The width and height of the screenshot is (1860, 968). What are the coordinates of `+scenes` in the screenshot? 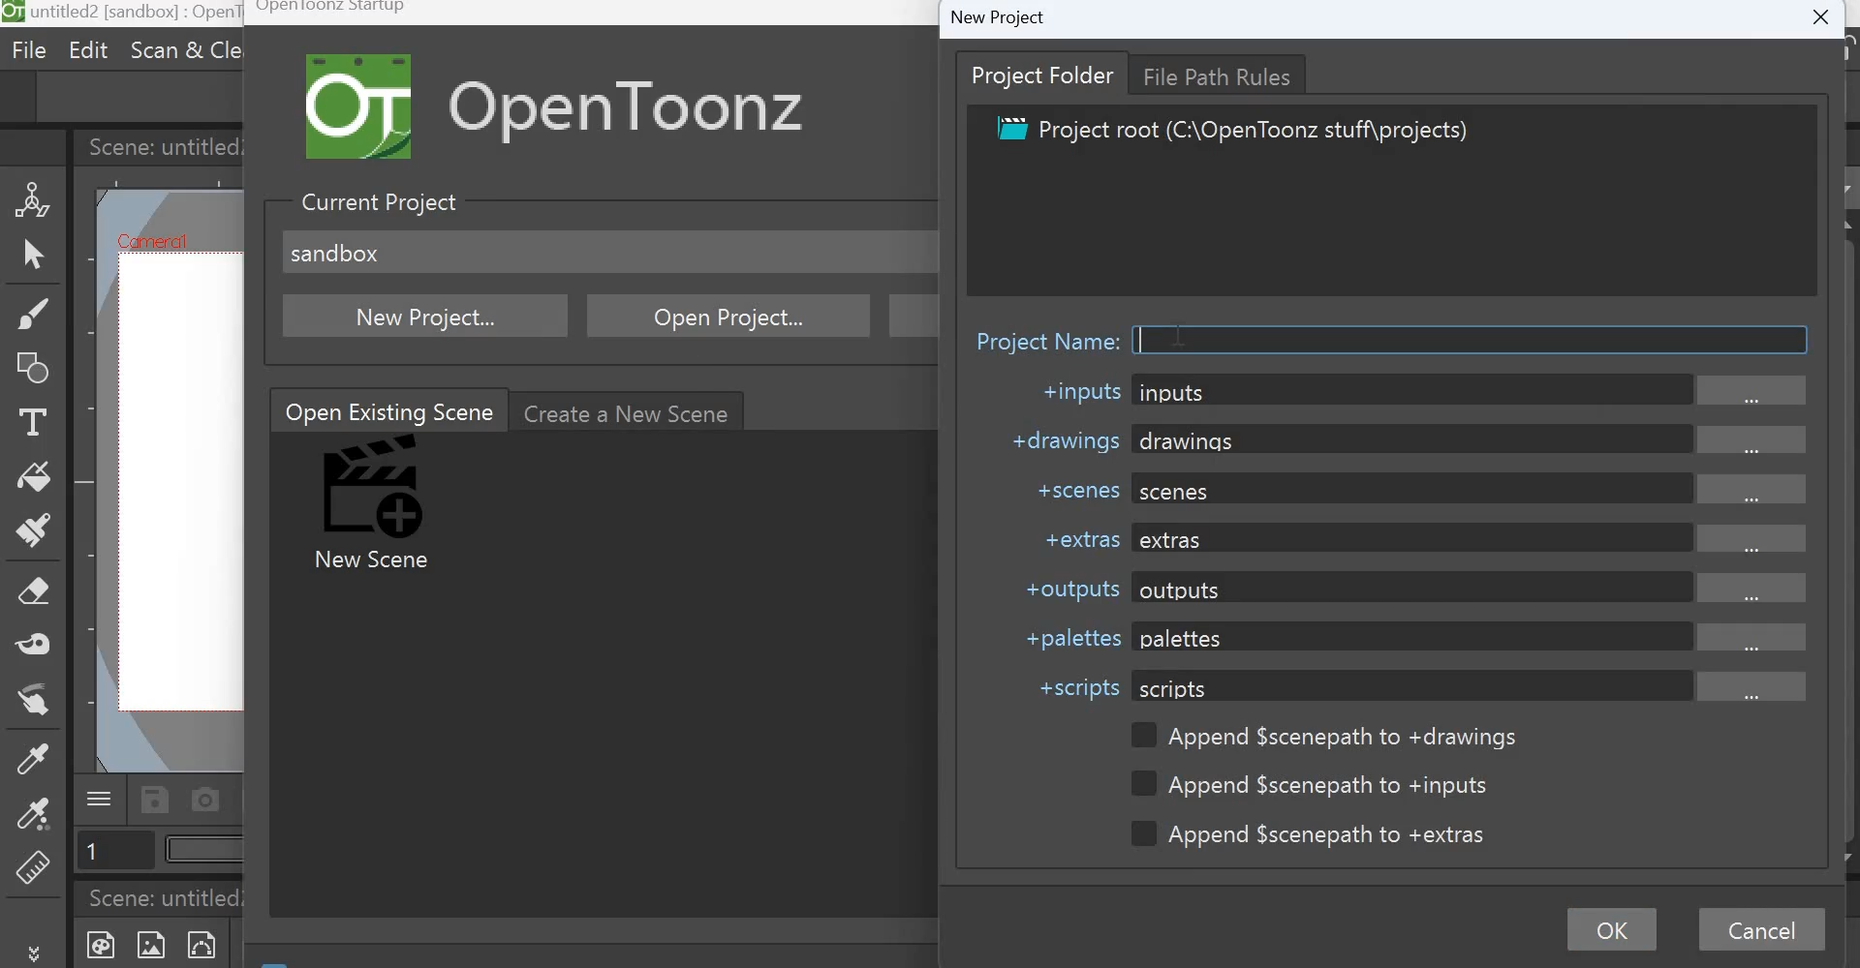 It's located at (1072, 488).